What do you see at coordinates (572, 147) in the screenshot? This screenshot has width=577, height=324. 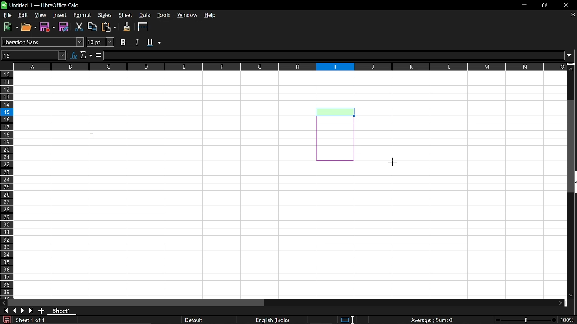 I see `Vertical scrollbar` at bounding box center [572, 147].